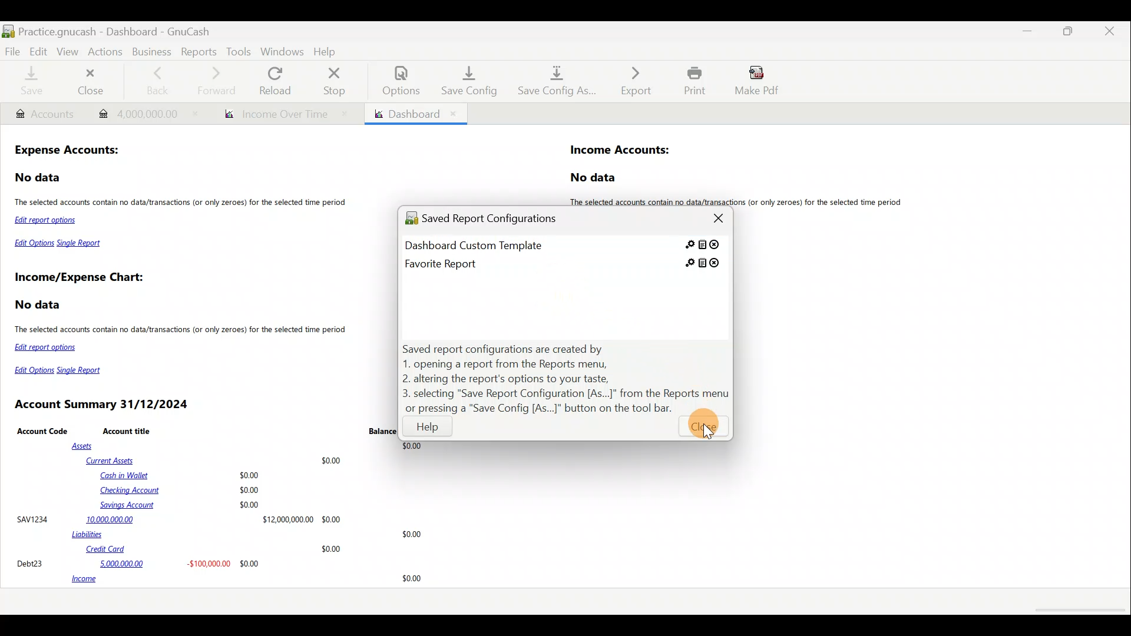  Describe the element at coordinates (68, 151) in the screenshot. I see `Expense Accounts:` at that location.